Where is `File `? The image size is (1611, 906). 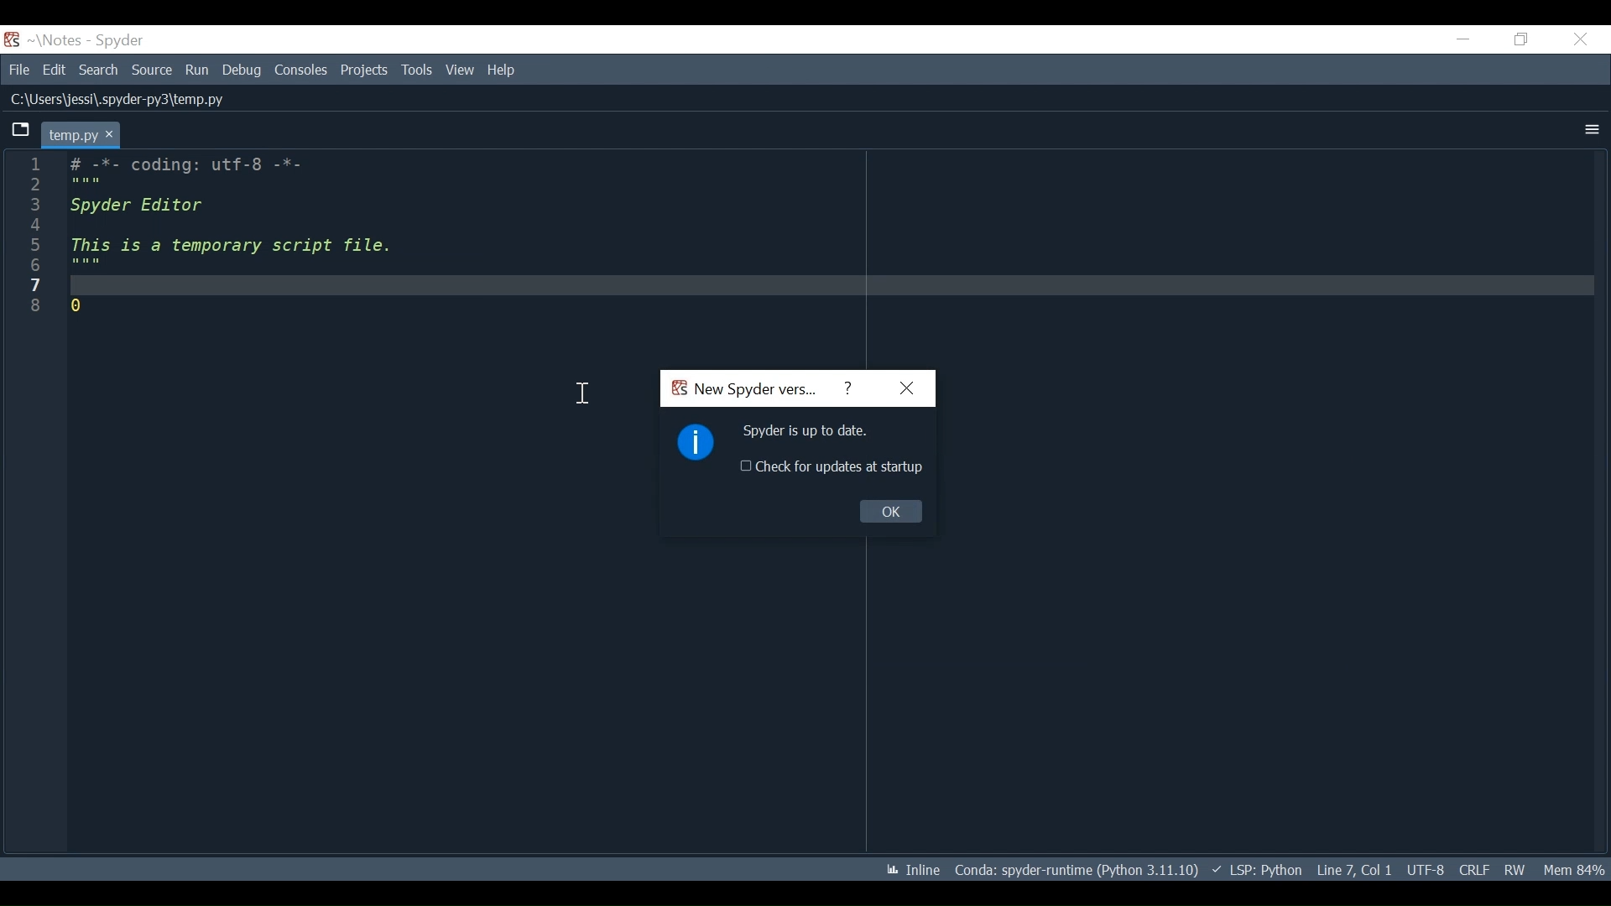
File  is located at coordinates (18, 69).